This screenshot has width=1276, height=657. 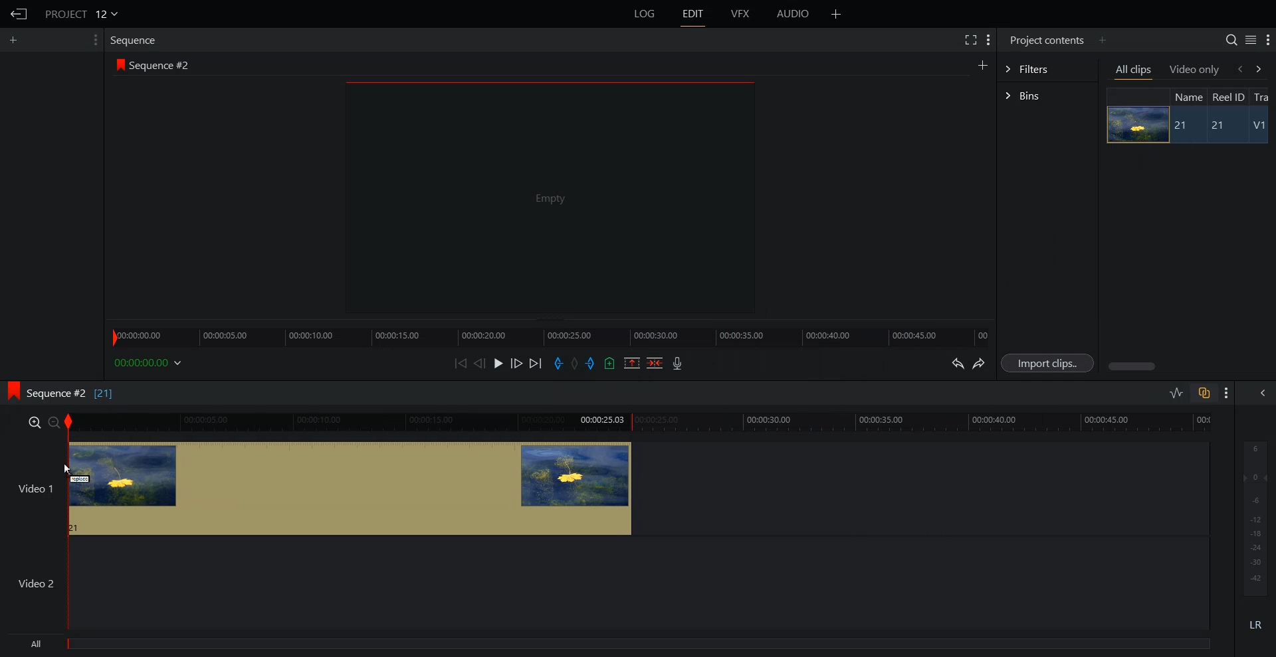 What do you see at coordinates (655, 363) in the screenshot?
I see `Delete` at bounding box center [655, 363].